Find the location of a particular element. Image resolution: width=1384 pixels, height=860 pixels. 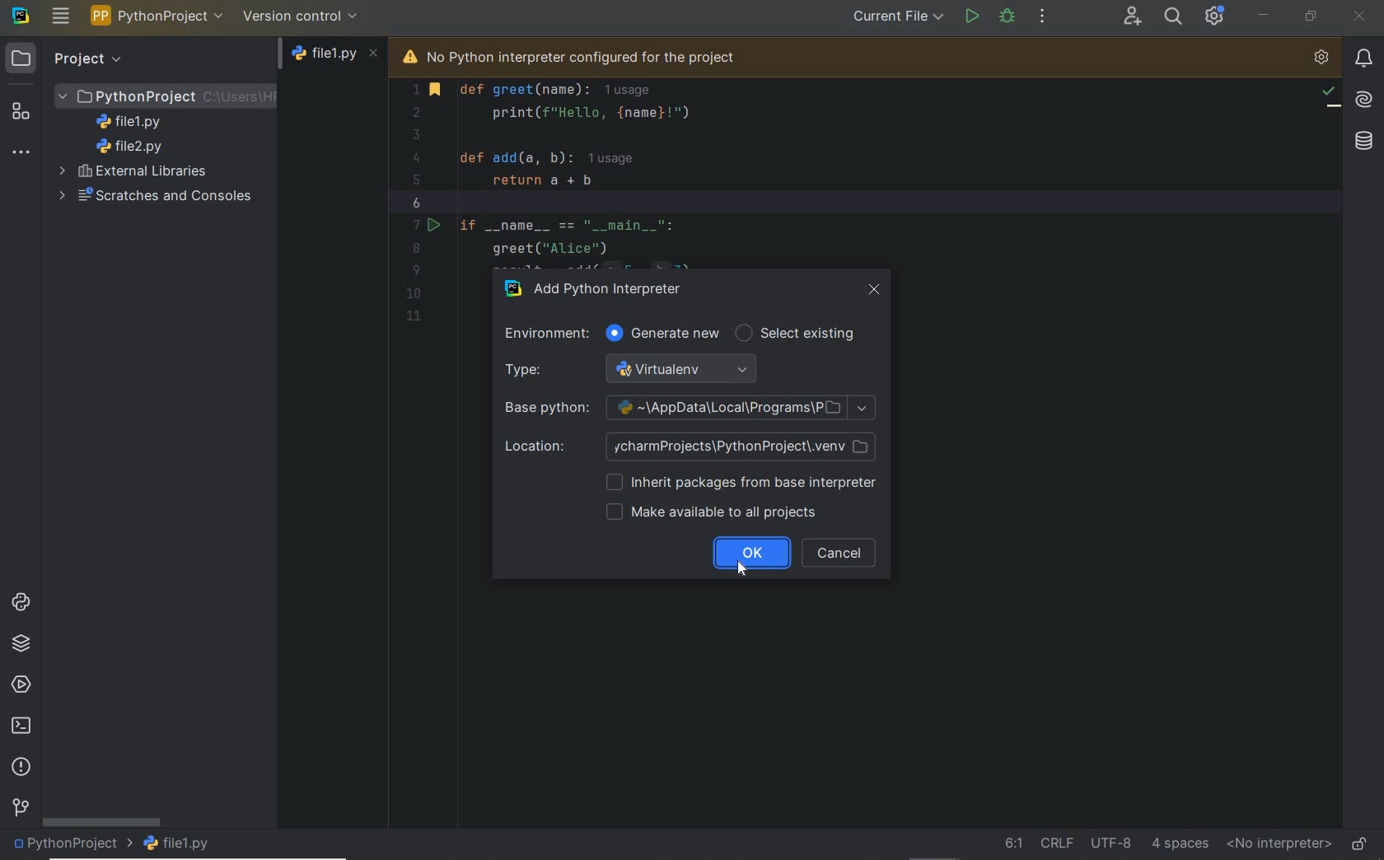

indent is located at coordinates (1181, 843).